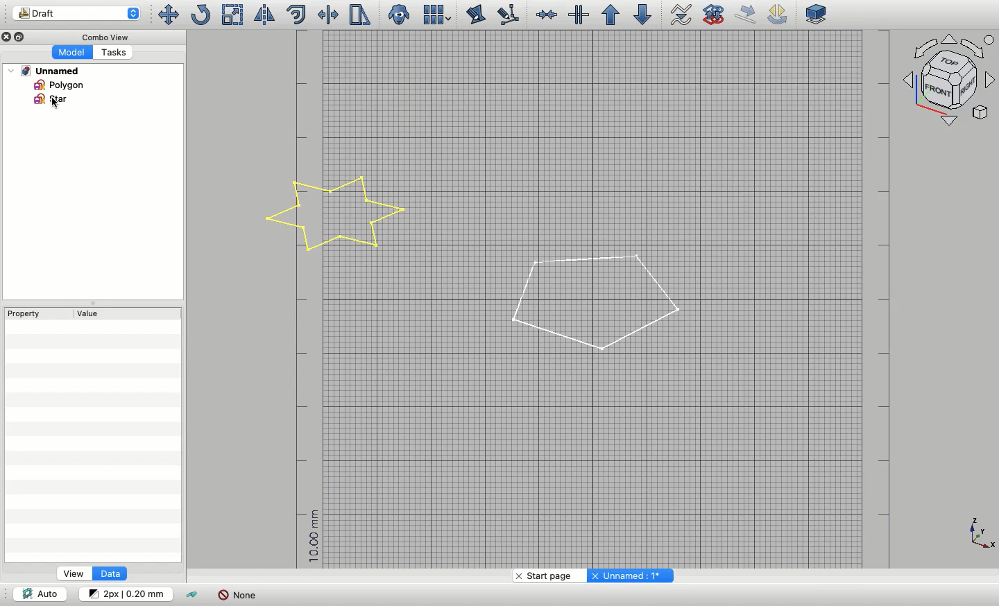 The image size is (999, 606). Describe the element at coordinates (595, 304) in the screenshot. I see `Polygon` at that location.